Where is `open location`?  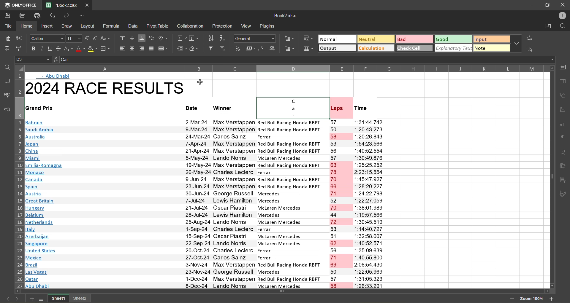
open location is located at coordinates (548, 26).